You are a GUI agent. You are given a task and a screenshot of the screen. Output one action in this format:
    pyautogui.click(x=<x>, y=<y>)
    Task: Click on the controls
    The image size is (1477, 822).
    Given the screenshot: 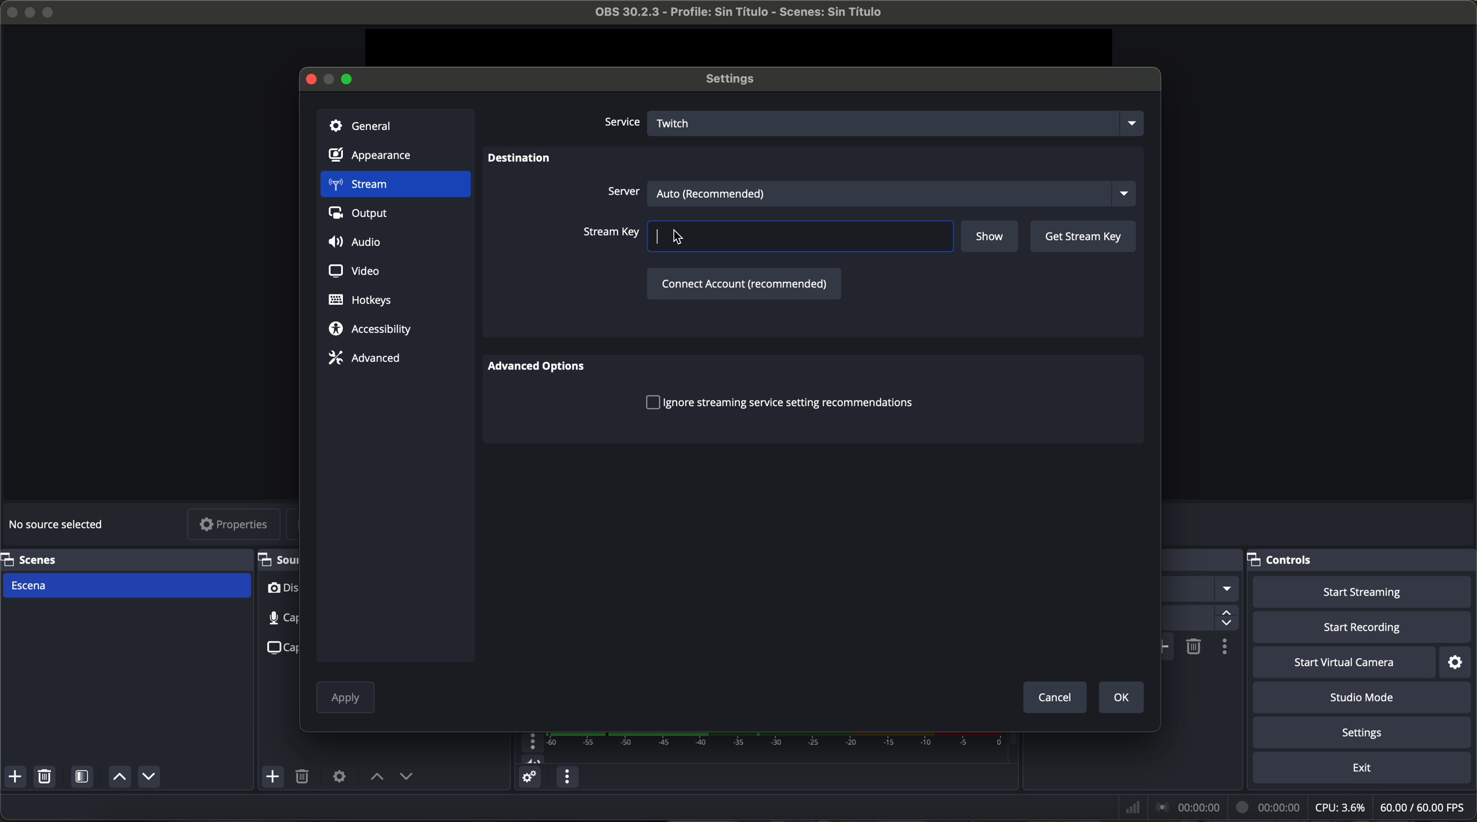 What is the action you would take?
    pyautogui.click(x=1362, y=560)
    